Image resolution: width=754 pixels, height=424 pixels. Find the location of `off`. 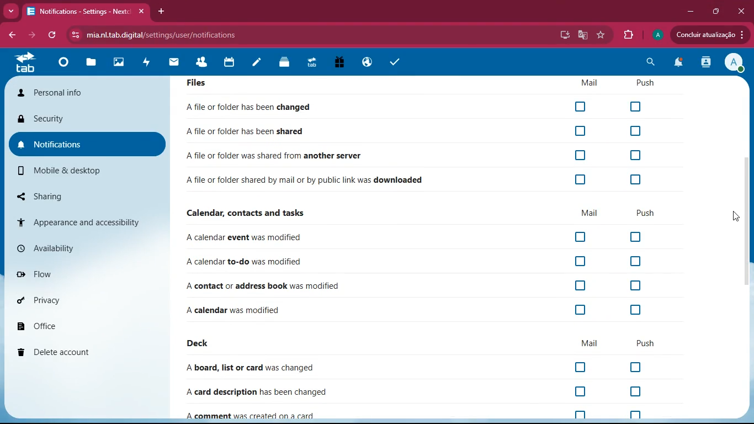

off is located at coordinates (636, 285).